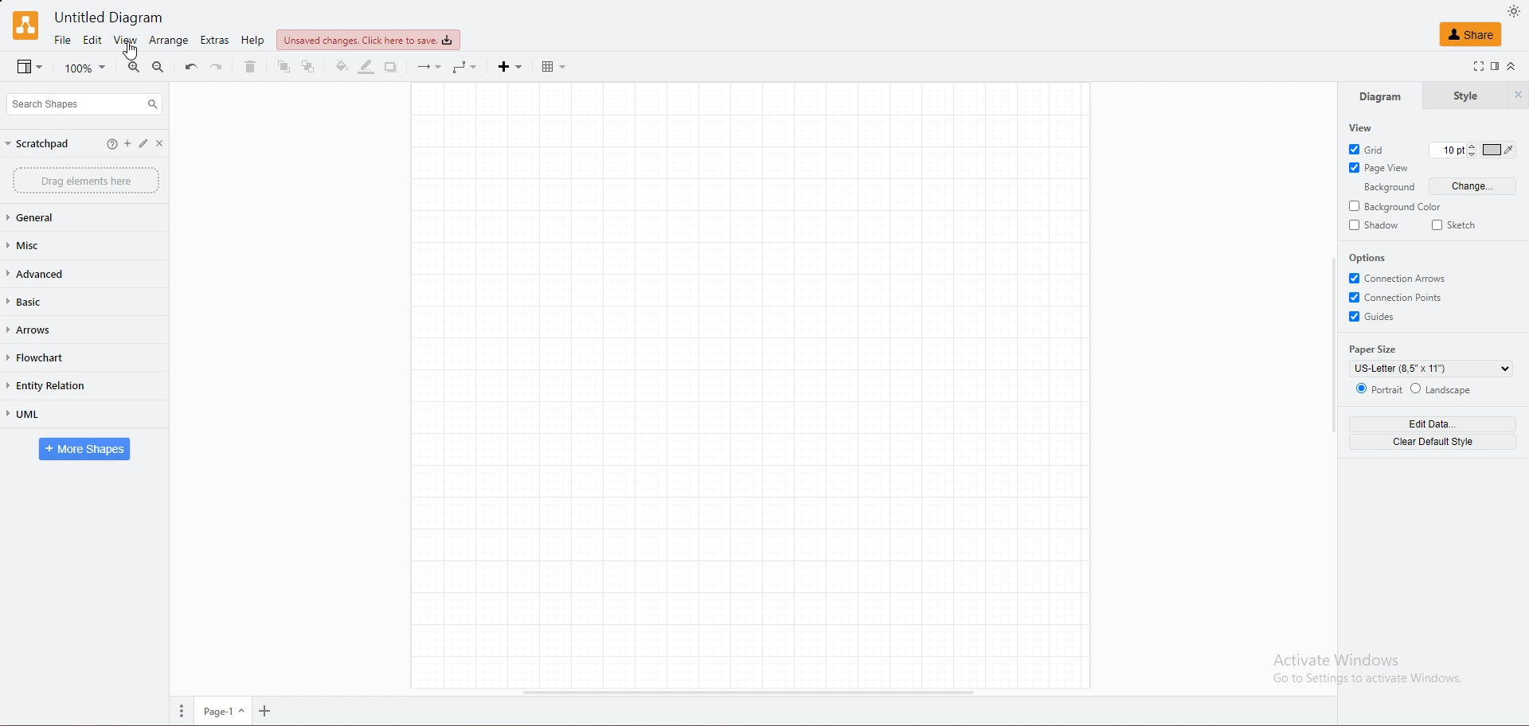  Describe the element at coordinates (248, 67) in the screenshot. I see `delete` at that location.